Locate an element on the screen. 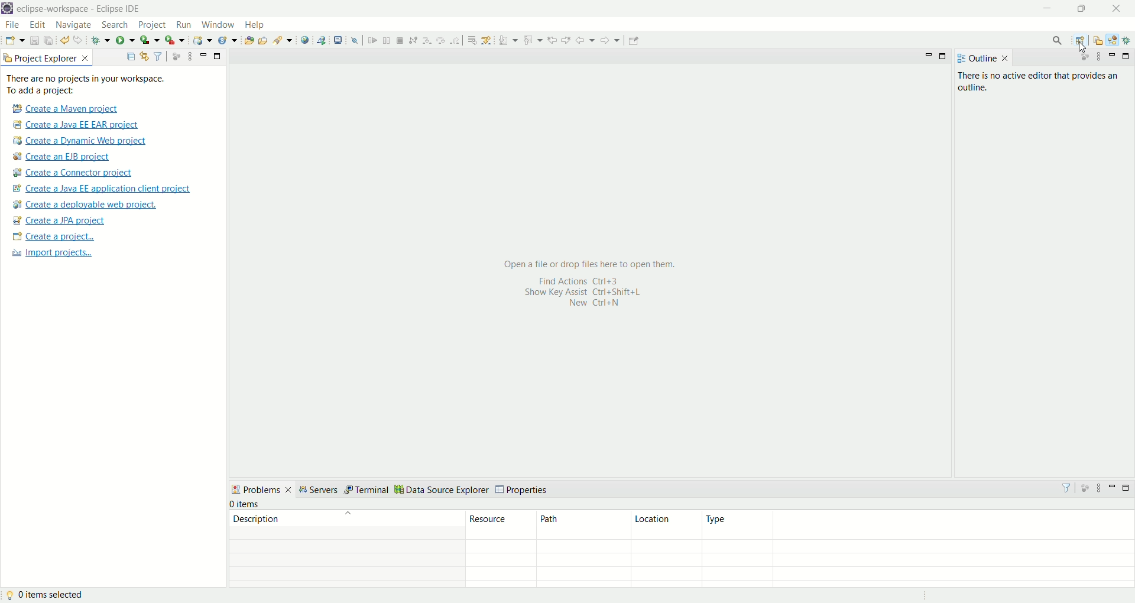 This screenshot has height=603, width=1135. problems is located at coordinates (263, 491).